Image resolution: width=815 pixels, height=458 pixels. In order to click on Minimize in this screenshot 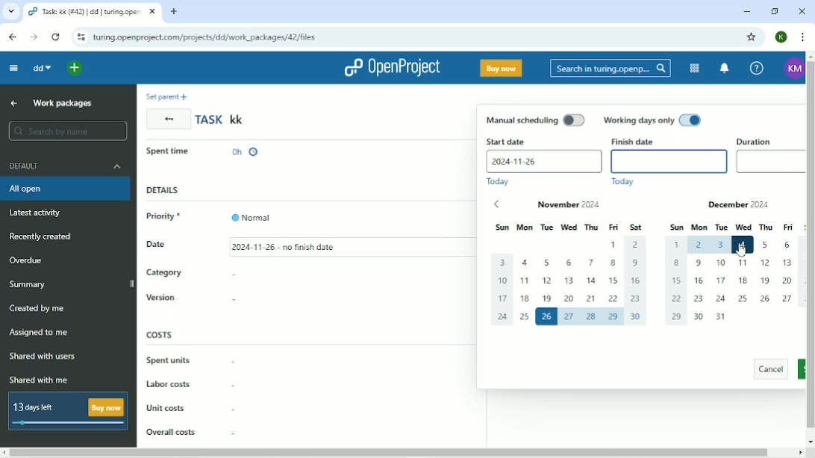, I will do `click(744, 12)`.